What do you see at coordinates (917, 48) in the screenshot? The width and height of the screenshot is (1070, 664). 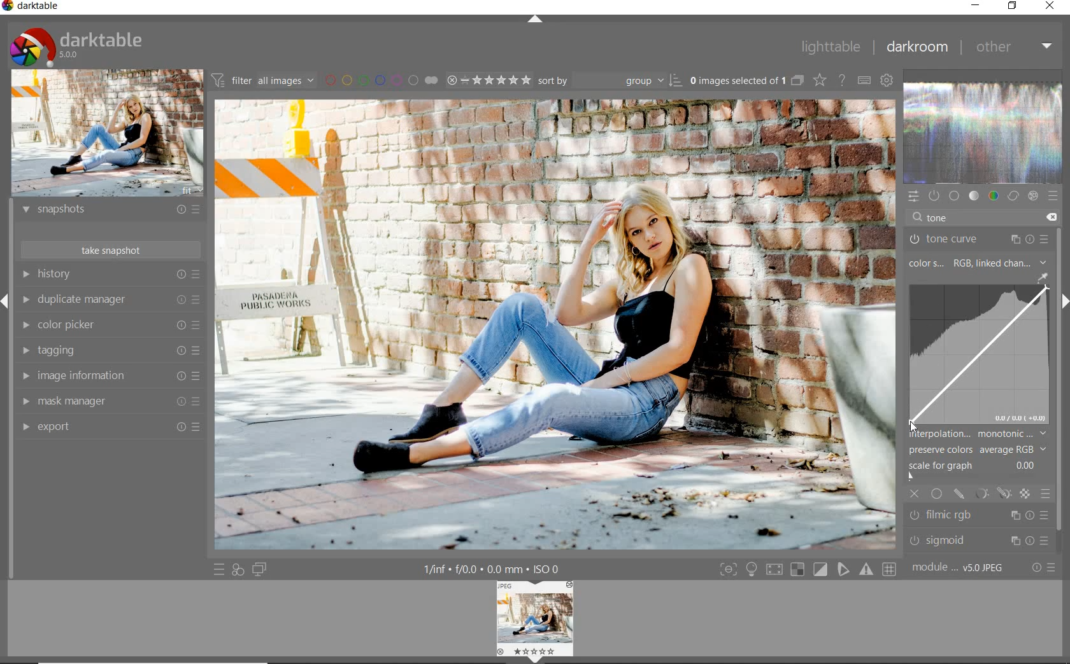 I see `darkroom` at bounding box center [917, 48].